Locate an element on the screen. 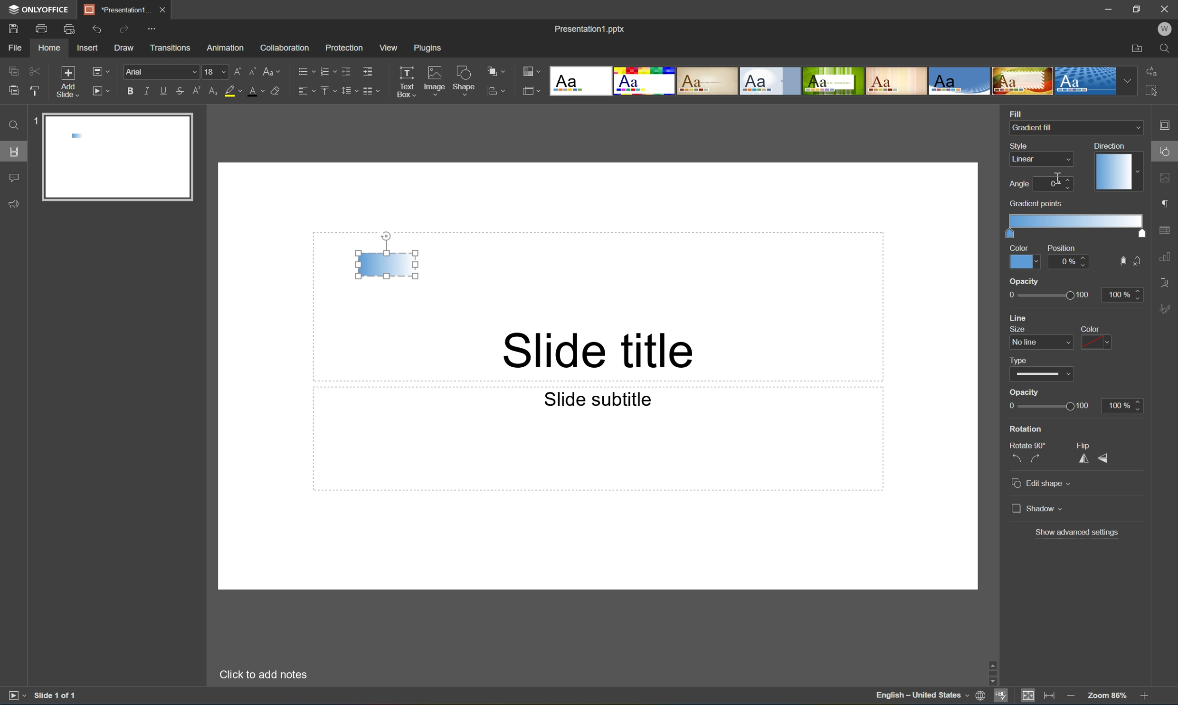 The image size is (1178, 705). Start slideshow is located at coordinates (16, 695).